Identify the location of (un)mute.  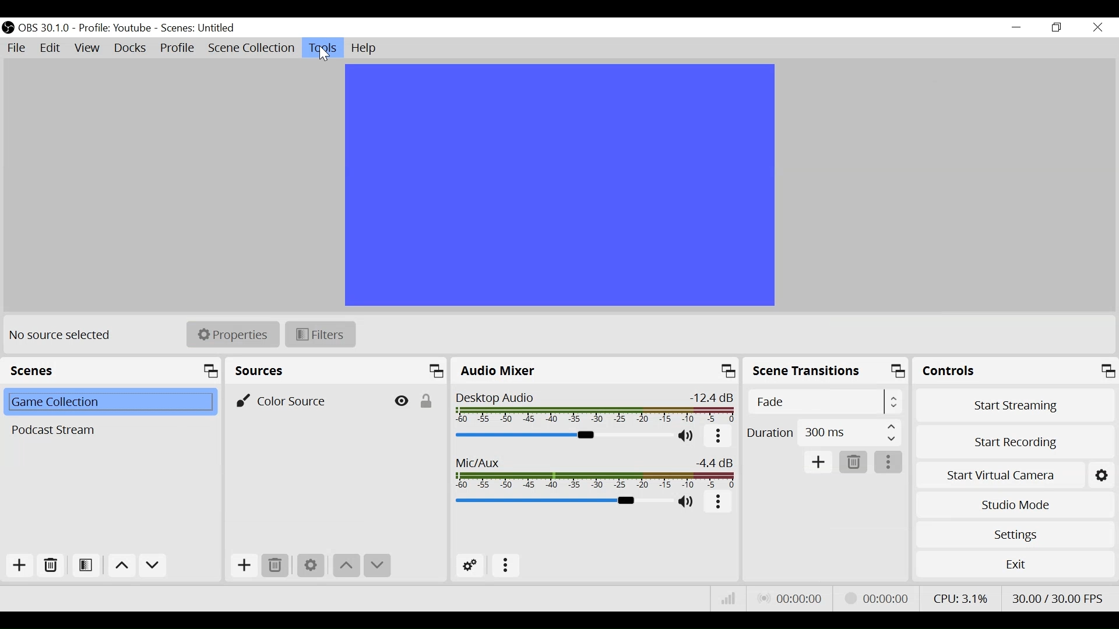
(687, 437).